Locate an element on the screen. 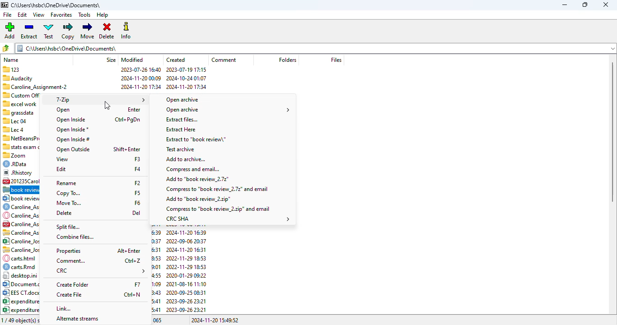 The width and height of the screenshot is (617, 325). favorites is located at coordinates (61, 15).